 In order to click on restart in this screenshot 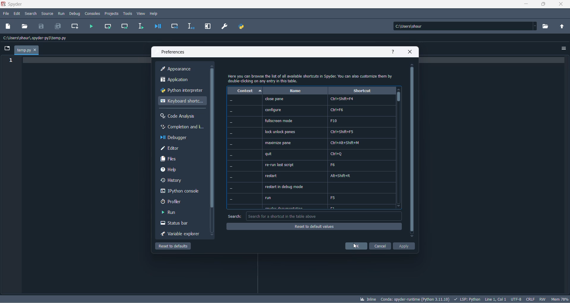, I will do `click(272, 176)`.